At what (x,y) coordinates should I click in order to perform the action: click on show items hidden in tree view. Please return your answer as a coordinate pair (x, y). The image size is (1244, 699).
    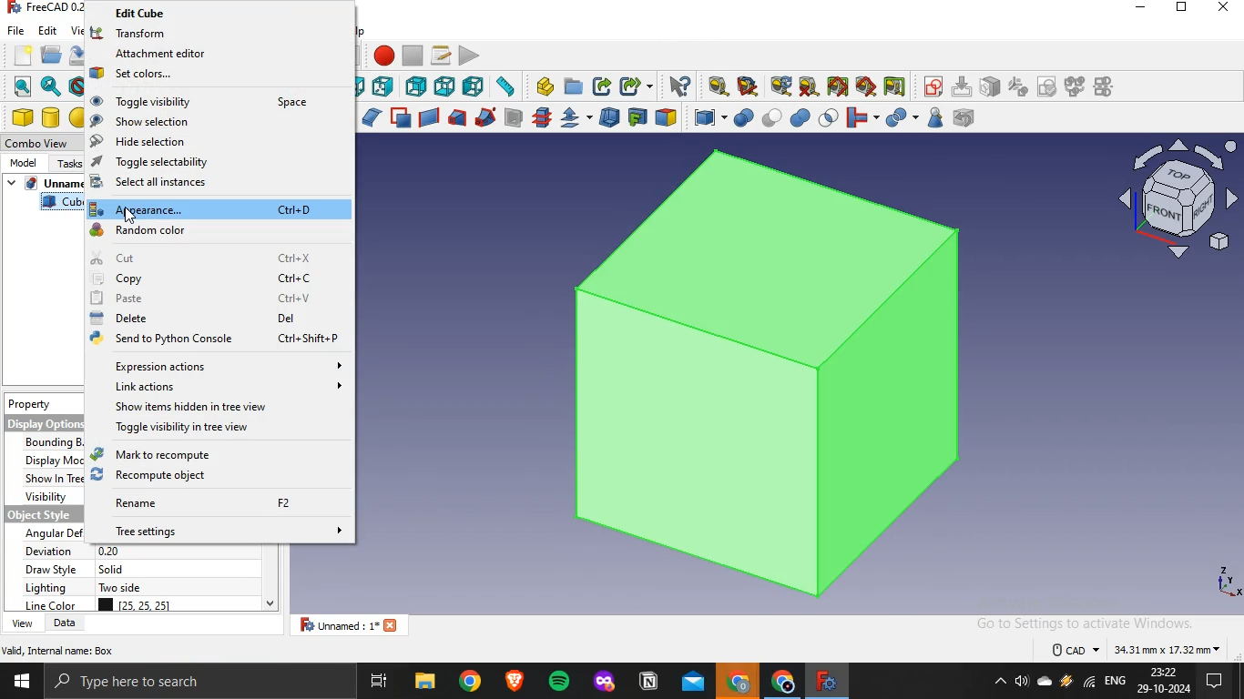
    Looking at the image, I should click on (219, 409).